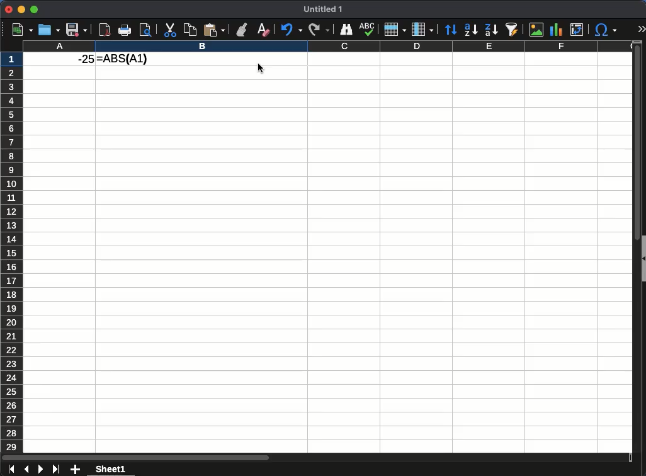 The width and height of the screenshot is (646, 476). What do you see at coordinates (606, 30) in the screenshot?
I see `special character` at bounding box center [606, 30].